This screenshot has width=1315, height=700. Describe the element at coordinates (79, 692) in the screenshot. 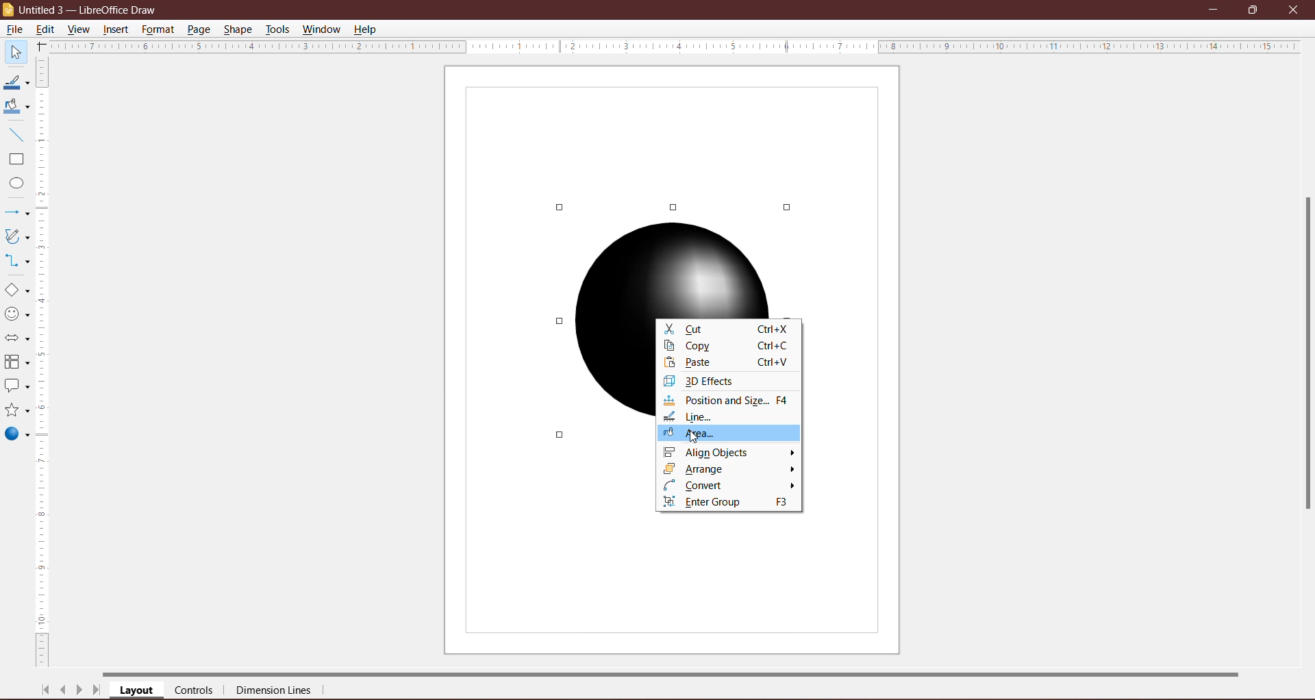

I see `Scroll to next page` at that location.